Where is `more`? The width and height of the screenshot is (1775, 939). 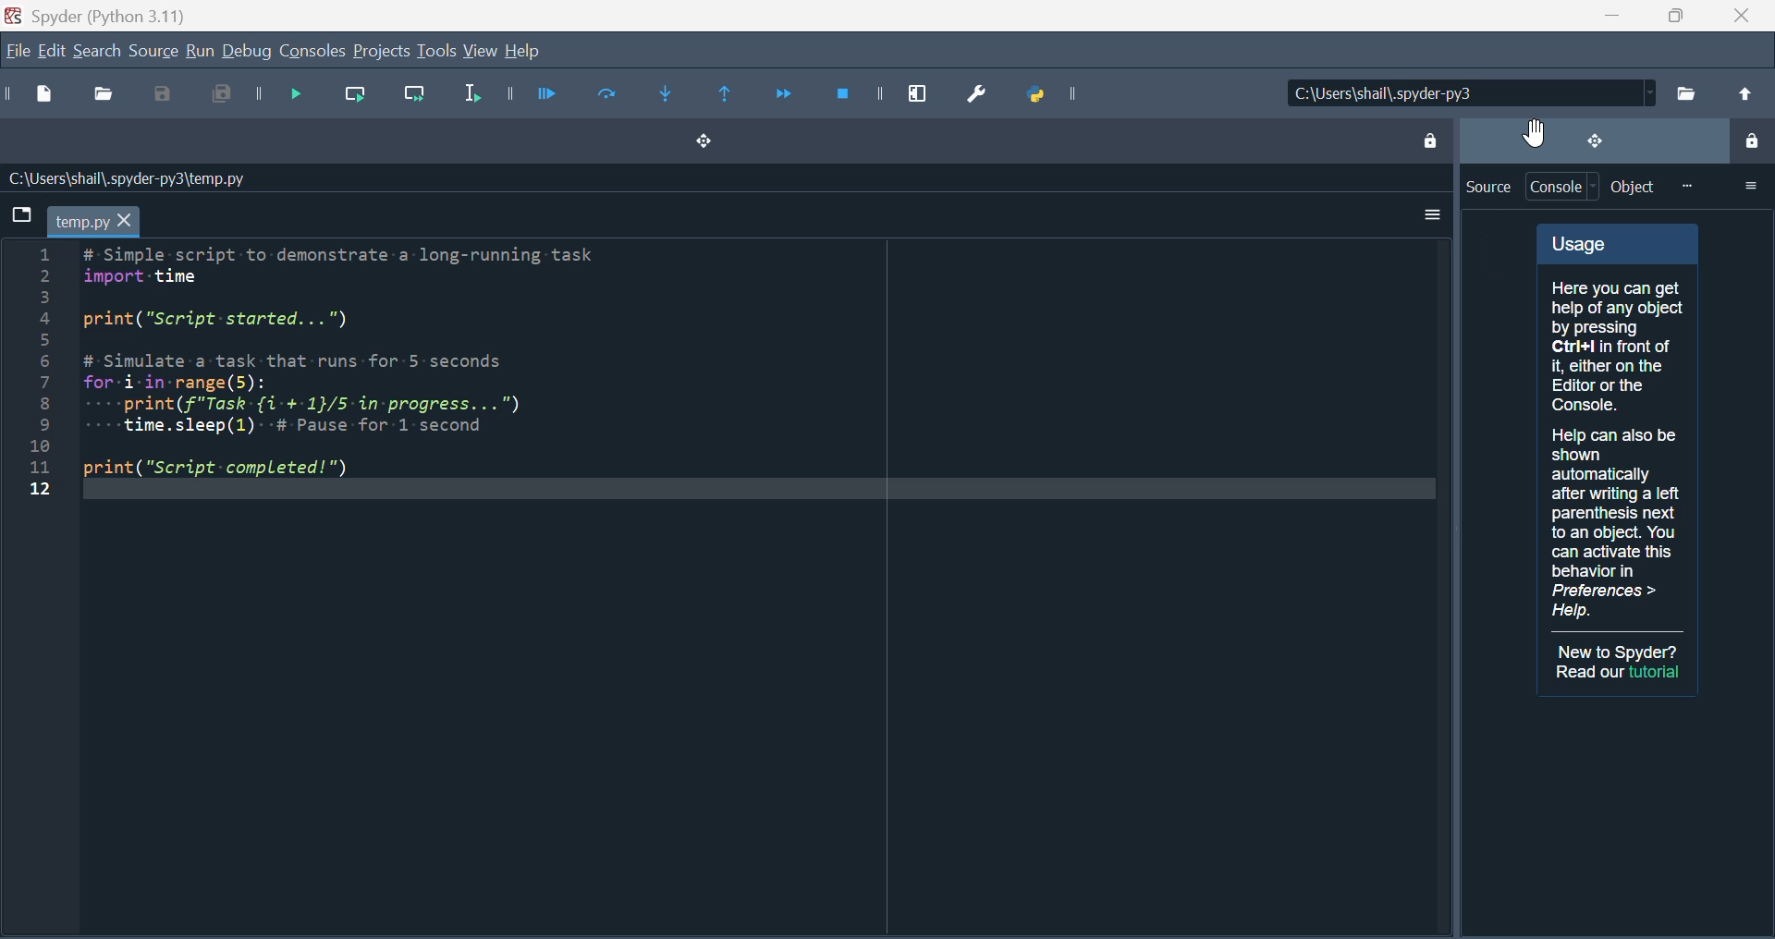
more is located at coordinates (1686, 186).